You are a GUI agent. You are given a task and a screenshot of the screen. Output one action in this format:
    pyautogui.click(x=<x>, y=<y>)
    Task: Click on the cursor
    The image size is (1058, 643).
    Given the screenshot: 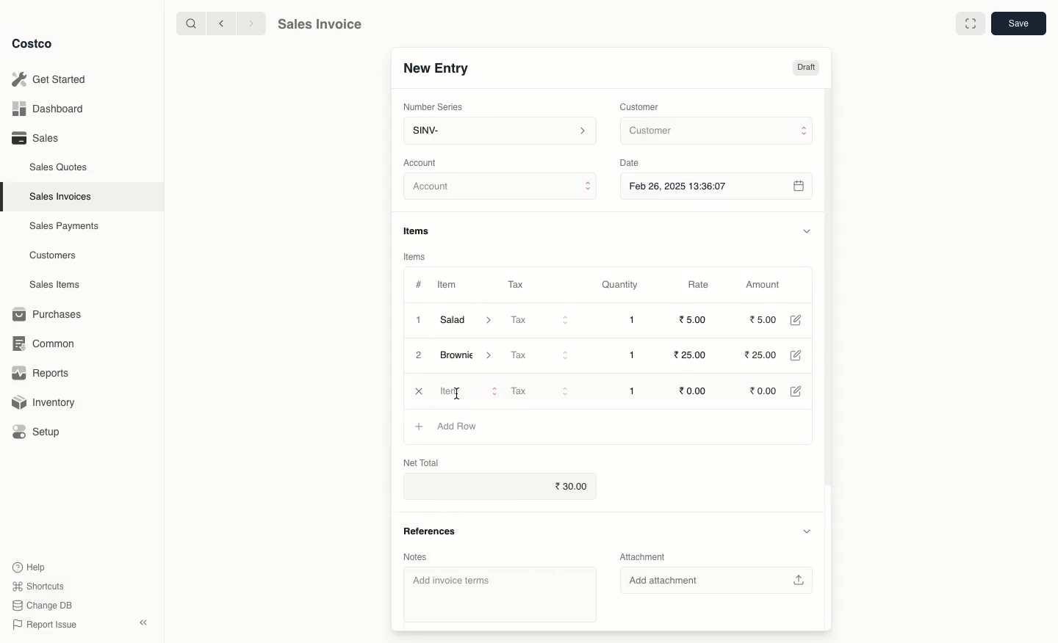 What is the action you would take?
    pyautogui.click(x=455, y=393)
    